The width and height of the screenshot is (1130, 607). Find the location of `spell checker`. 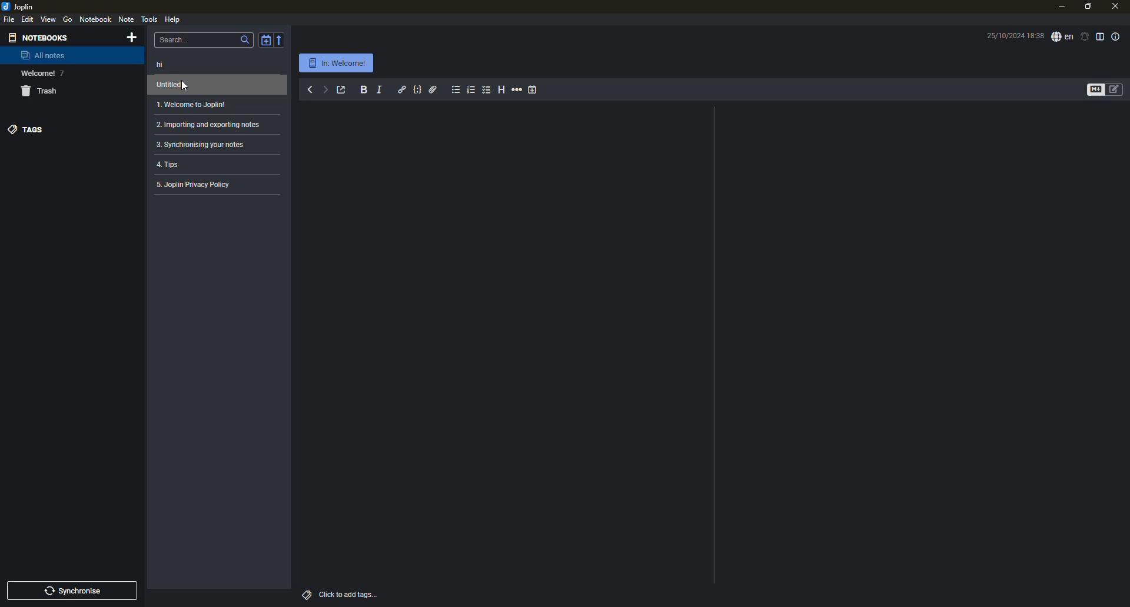

spell checker is located at coordinates (1062, 37).